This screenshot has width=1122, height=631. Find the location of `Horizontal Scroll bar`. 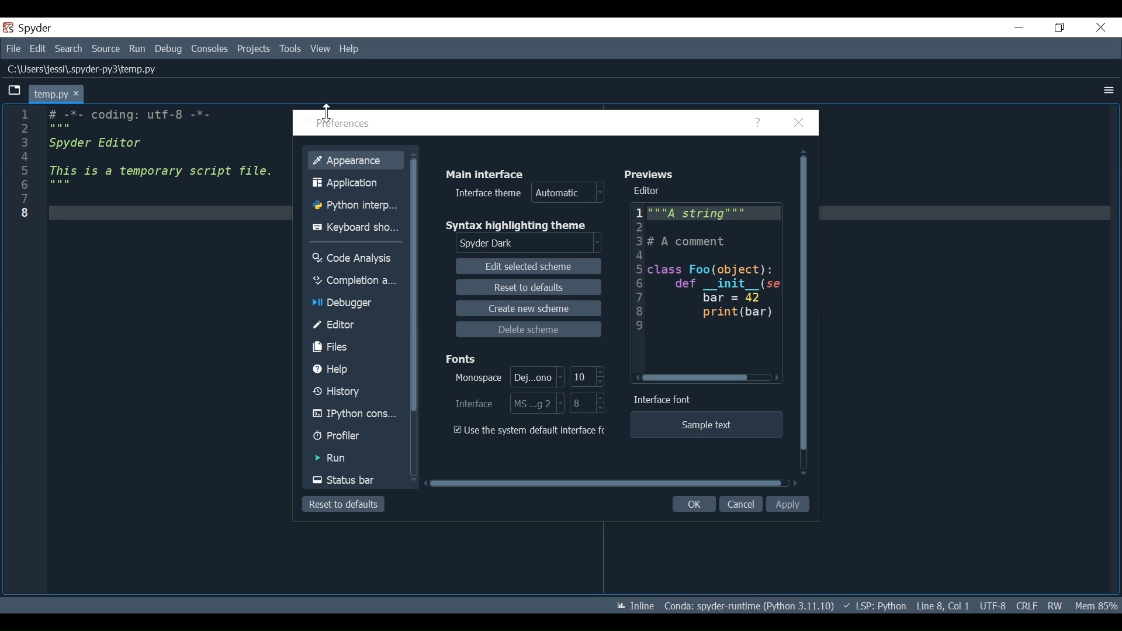

Horizontal Scroll bar is located at coordinates (606, 483).